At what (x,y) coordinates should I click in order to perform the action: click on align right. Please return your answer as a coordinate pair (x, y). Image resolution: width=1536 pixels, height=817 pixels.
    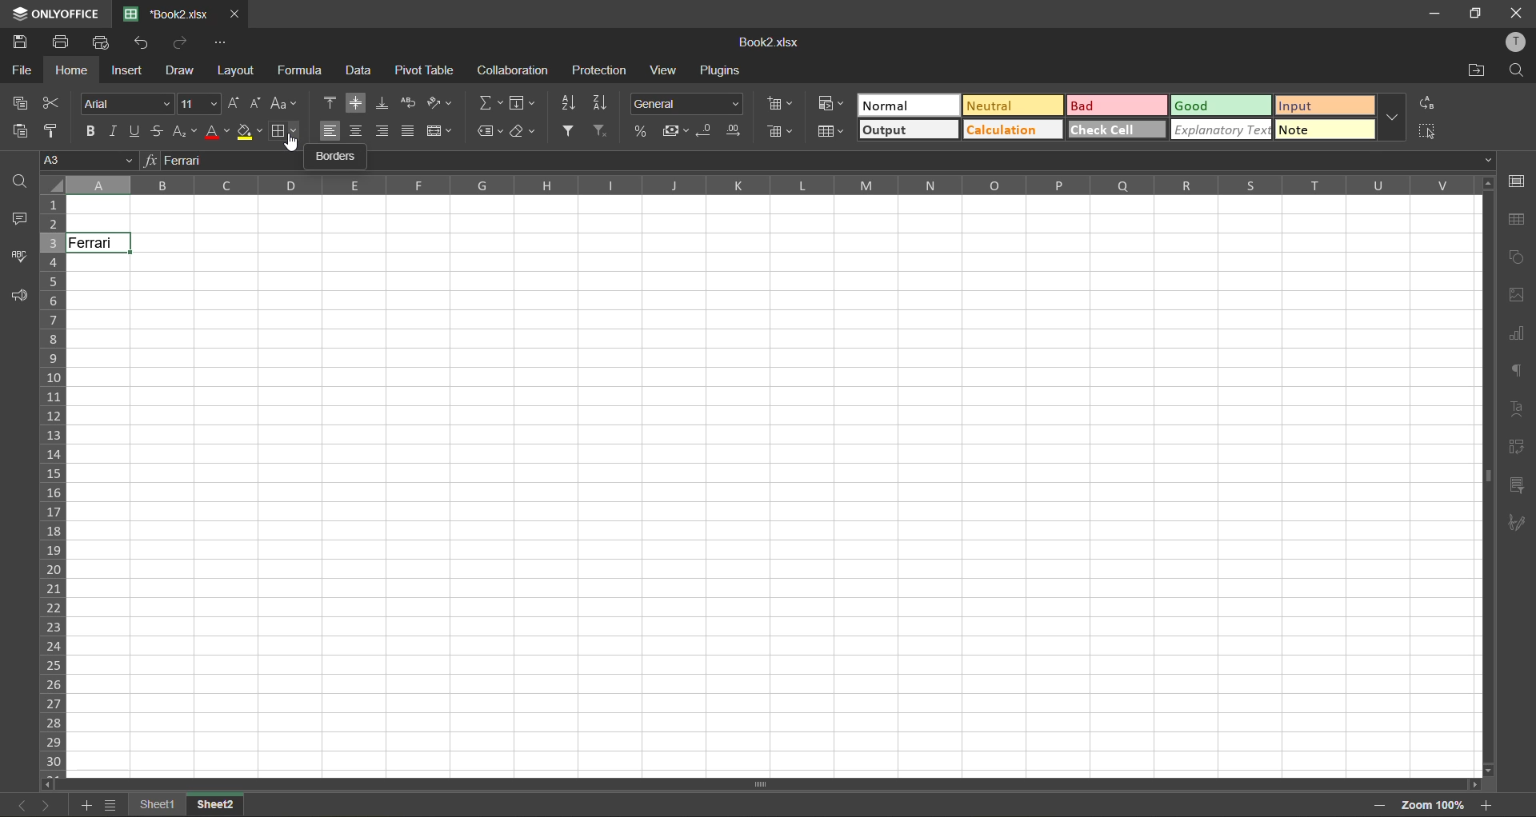
    Looking at the image, I should click on (381, 131).